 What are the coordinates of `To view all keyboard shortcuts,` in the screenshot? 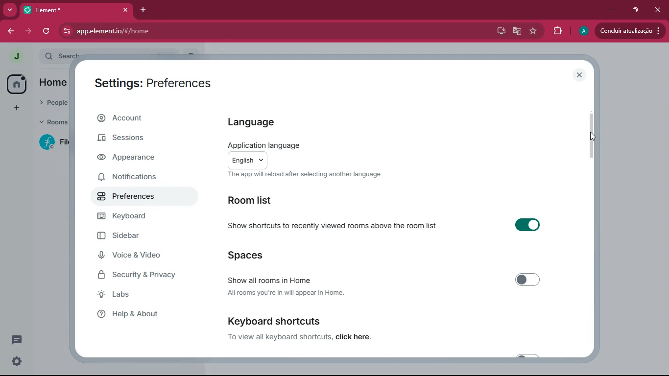 It's located at (278, 338).